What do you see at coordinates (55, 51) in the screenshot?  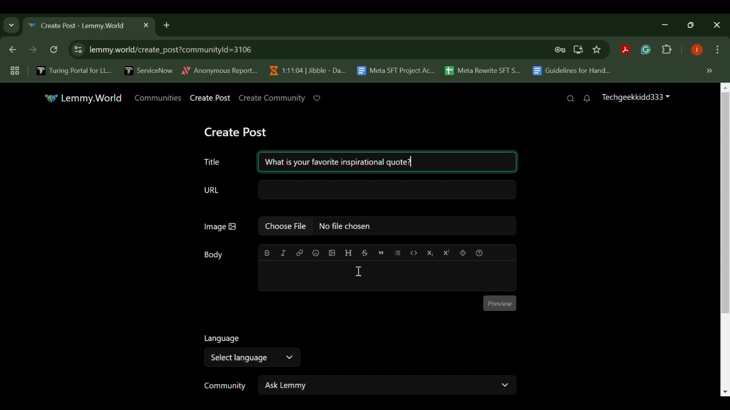 I see `Refresh Webpage` at bounding box center [55, 51].